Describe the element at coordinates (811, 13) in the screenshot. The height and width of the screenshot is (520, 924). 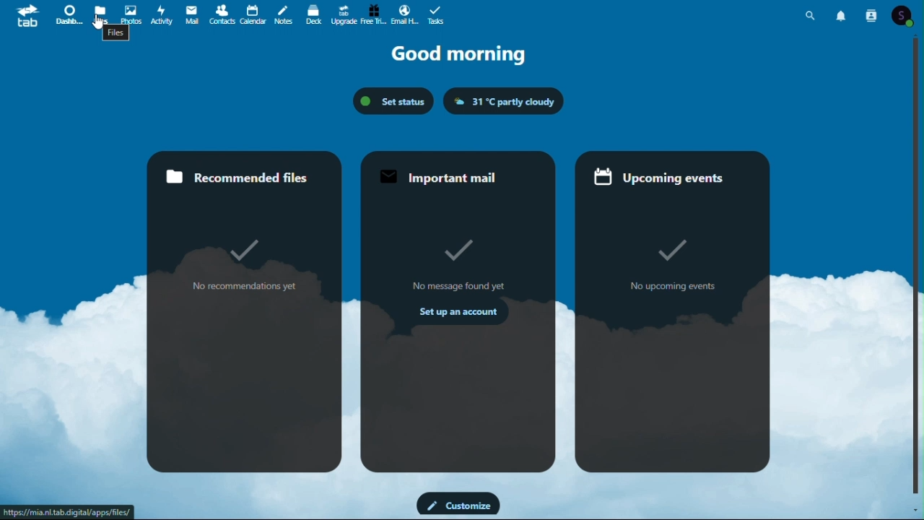
I see `Search ` at that location.